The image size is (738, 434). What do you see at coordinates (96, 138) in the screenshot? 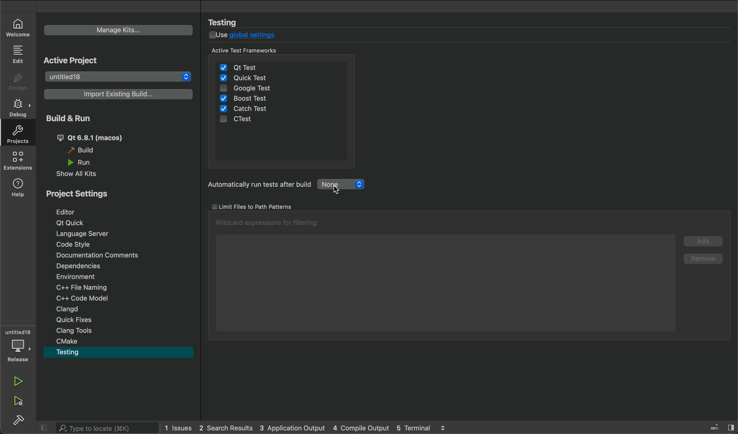
I see `qt` at bounding box center [96, 138].